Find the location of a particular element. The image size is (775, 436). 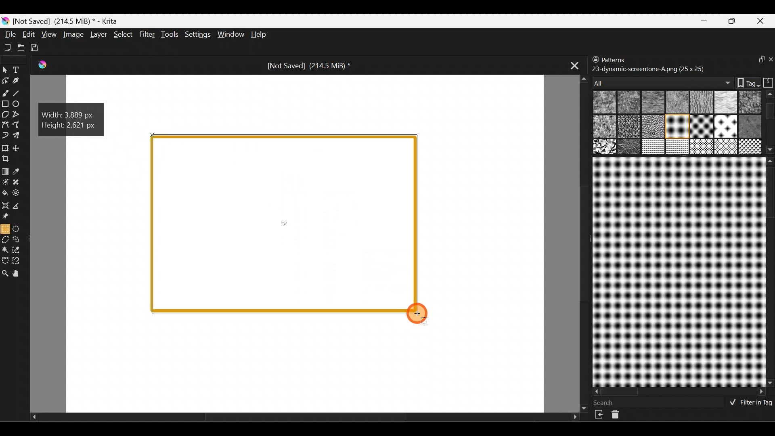

Assistant tool is located at coordinates (6, 205).